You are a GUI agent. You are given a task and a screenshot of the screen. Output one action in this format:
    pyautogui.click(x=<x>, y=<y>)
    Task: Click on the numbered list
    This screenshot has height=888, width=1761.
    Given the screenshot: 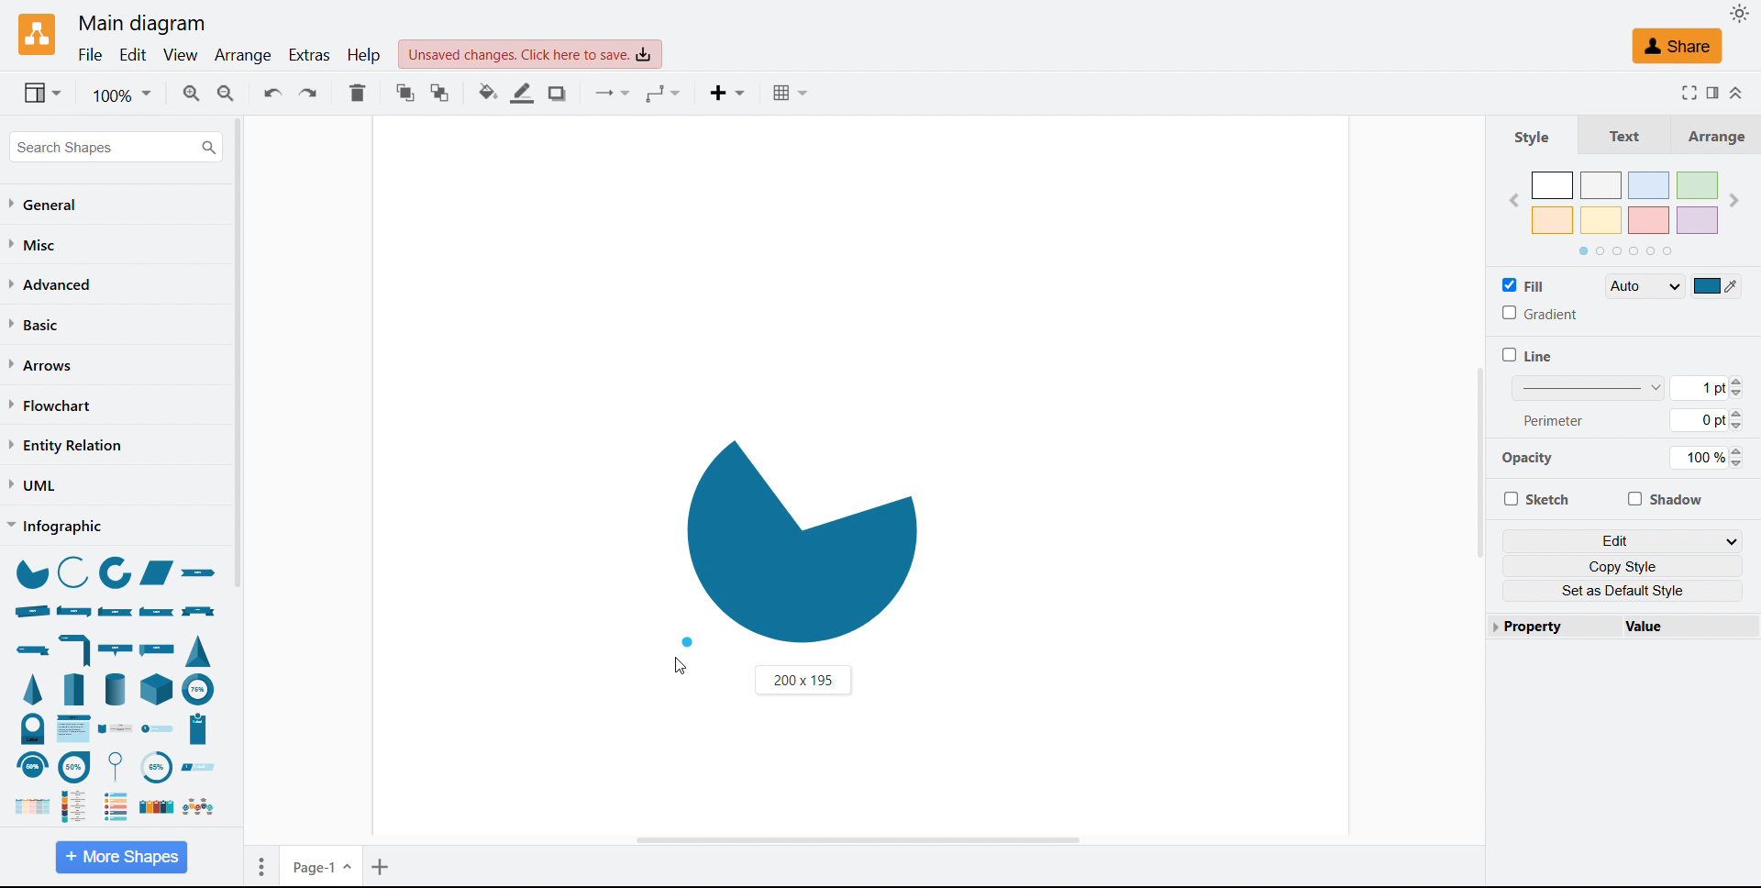 What is the action you would take?
    pyautogui.click(x=116, y=805)
    